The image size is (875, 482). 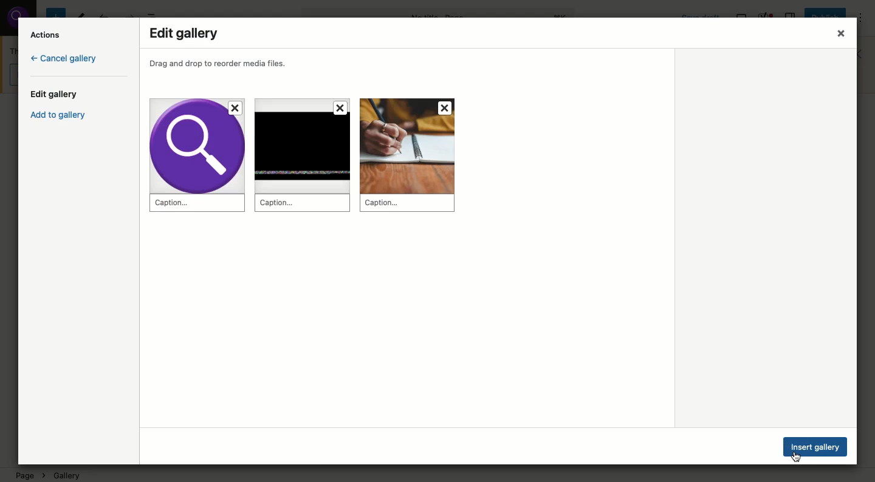 What do you see at coordinates (47, 35) in the screenshot?
I see `Actions` at bounding box center [47, 35].